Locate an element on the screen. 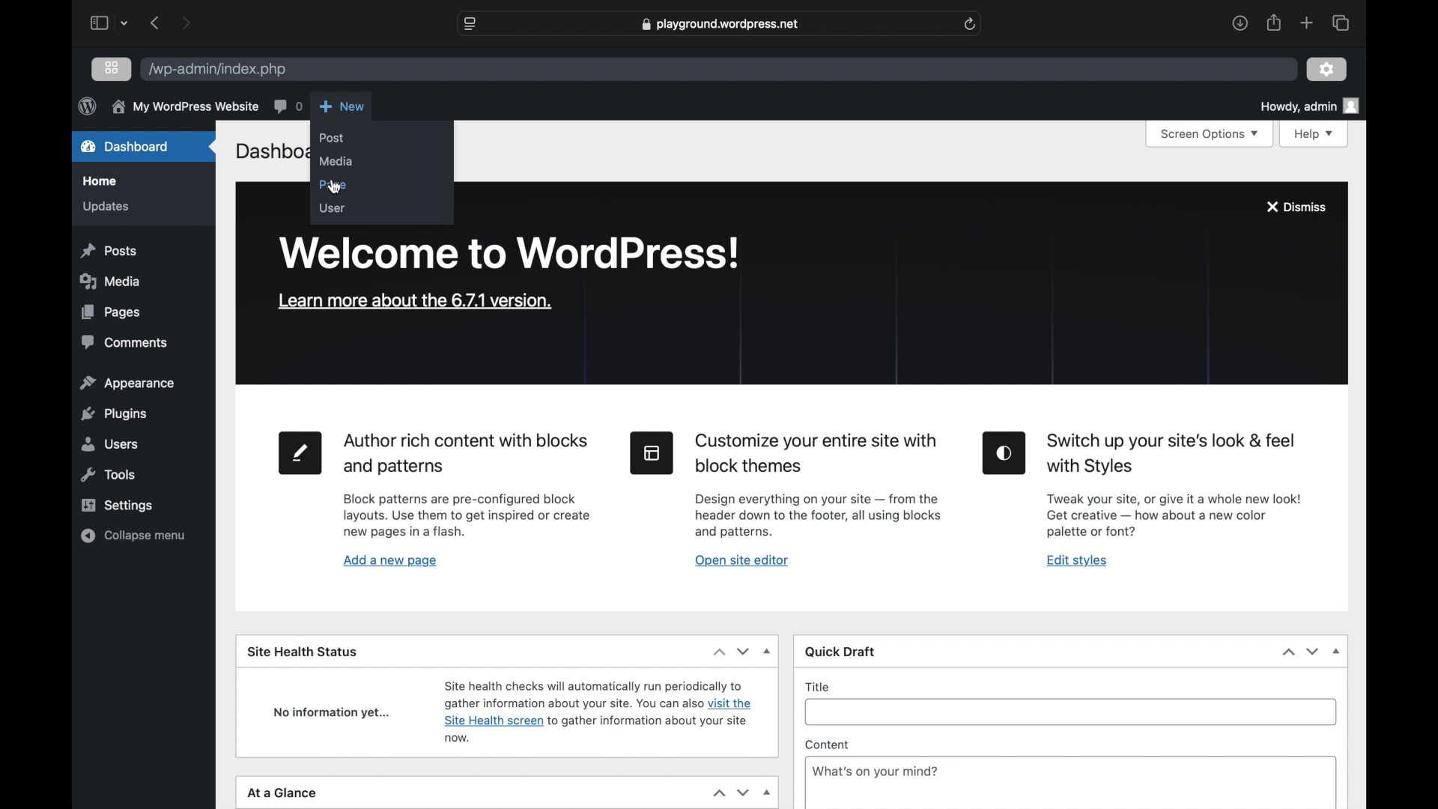 The image size is (1438, 809). tab groupnpiccker is located at coordinates (124, 23).